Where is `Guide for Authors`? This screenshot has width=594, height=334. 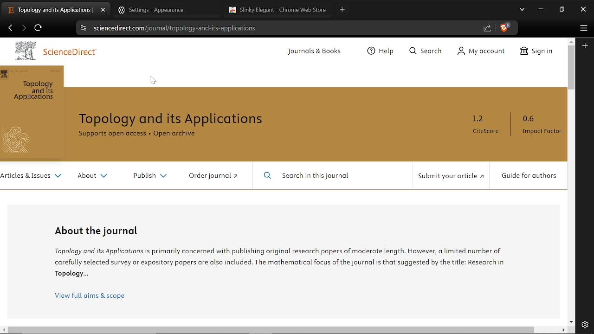 Guide for Authors is located at coordinates (528, 177).